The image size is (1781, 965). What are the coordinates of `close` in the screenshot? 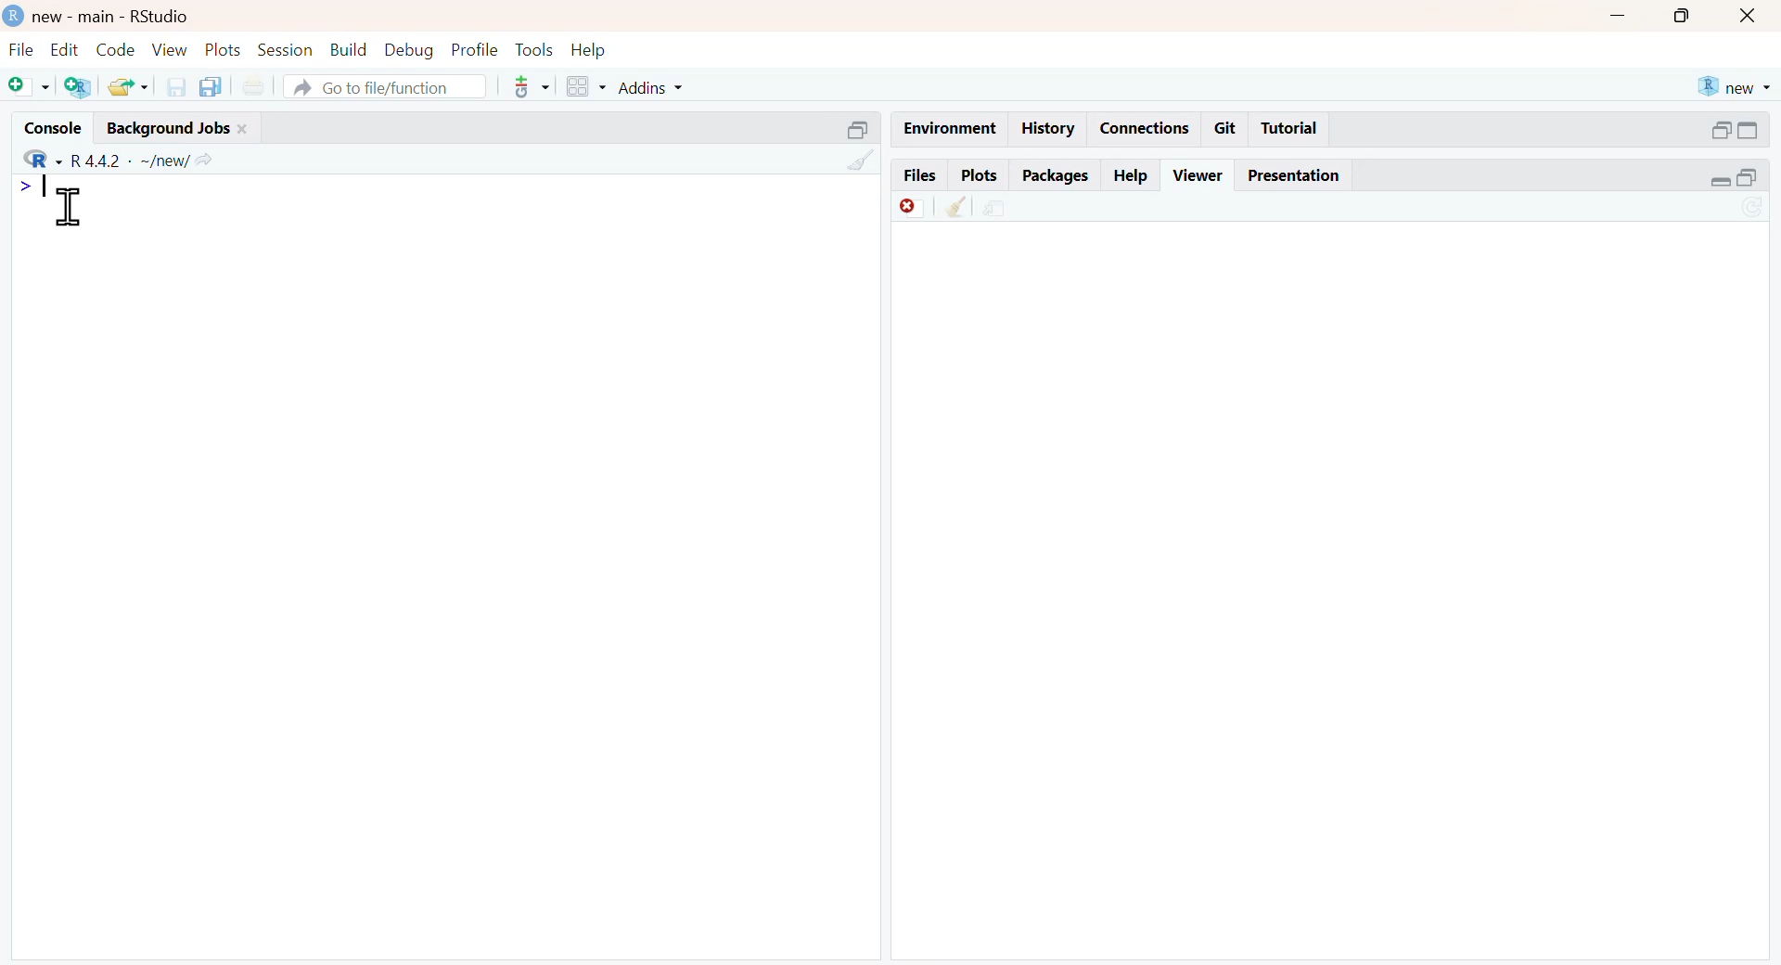 It's located at (1749, 17).